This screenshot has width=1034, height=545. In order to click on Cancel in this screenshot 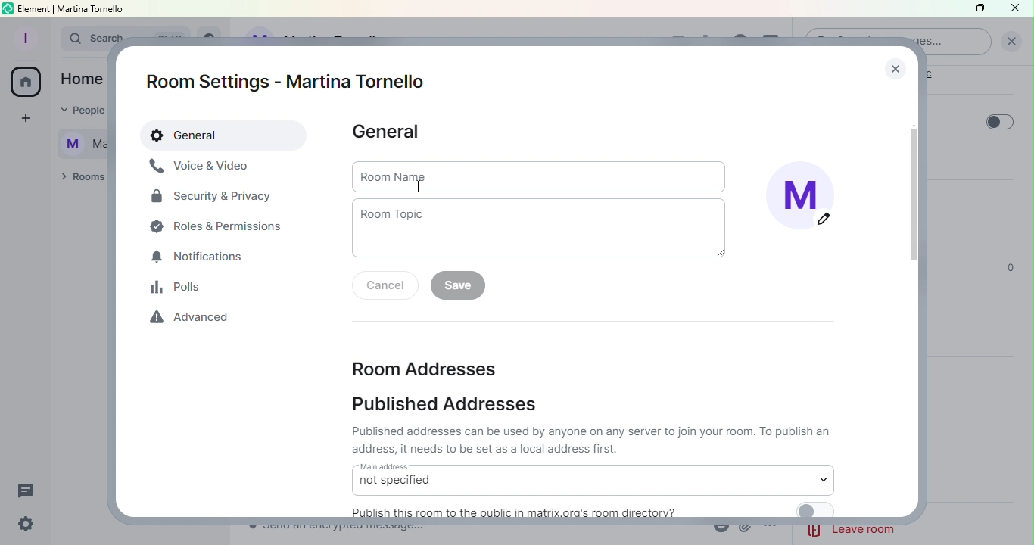, I will do `click(388, 288)`.